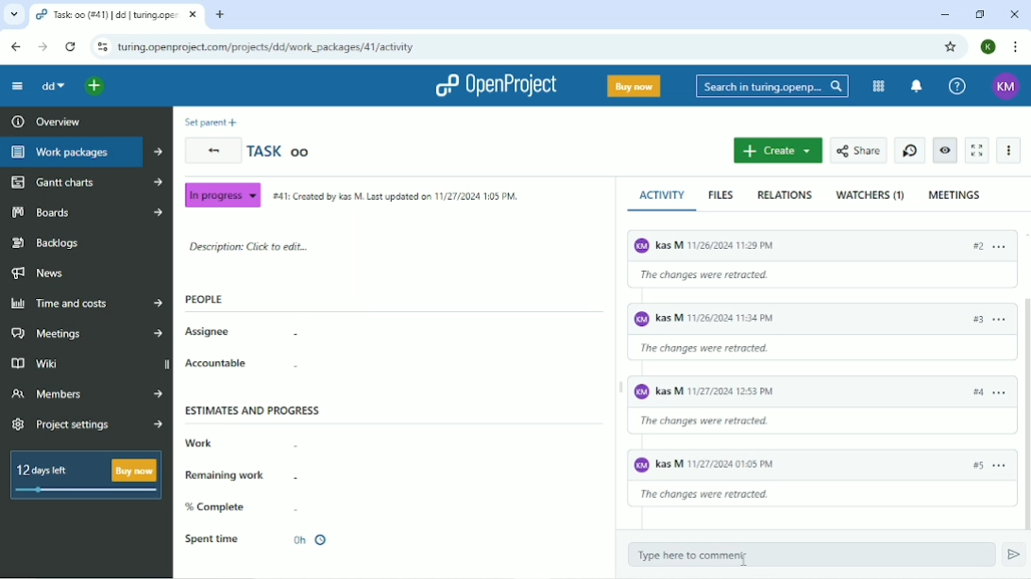 The width and height of the screenshot is (1031, 579). What do you see at coordinates (242, 364) in the screenshot?
I see `Accountable` at bounding box center [242, 364].